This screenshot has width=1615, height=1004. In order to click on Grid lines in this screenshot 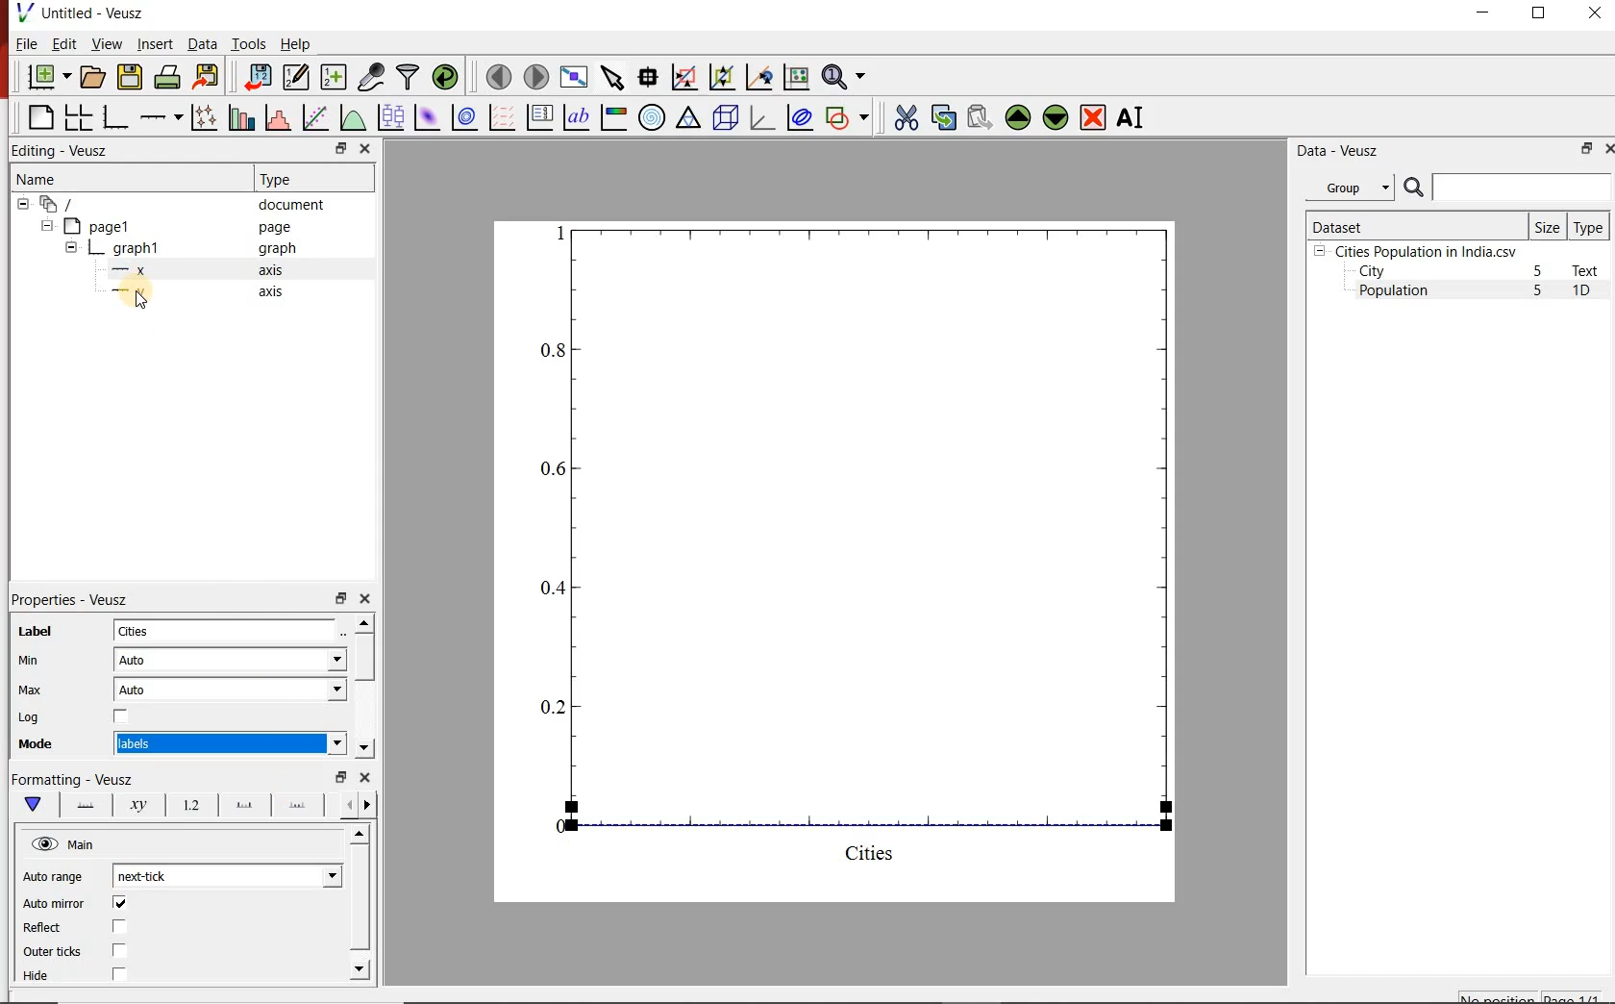, I will do `click(360, 804)`.